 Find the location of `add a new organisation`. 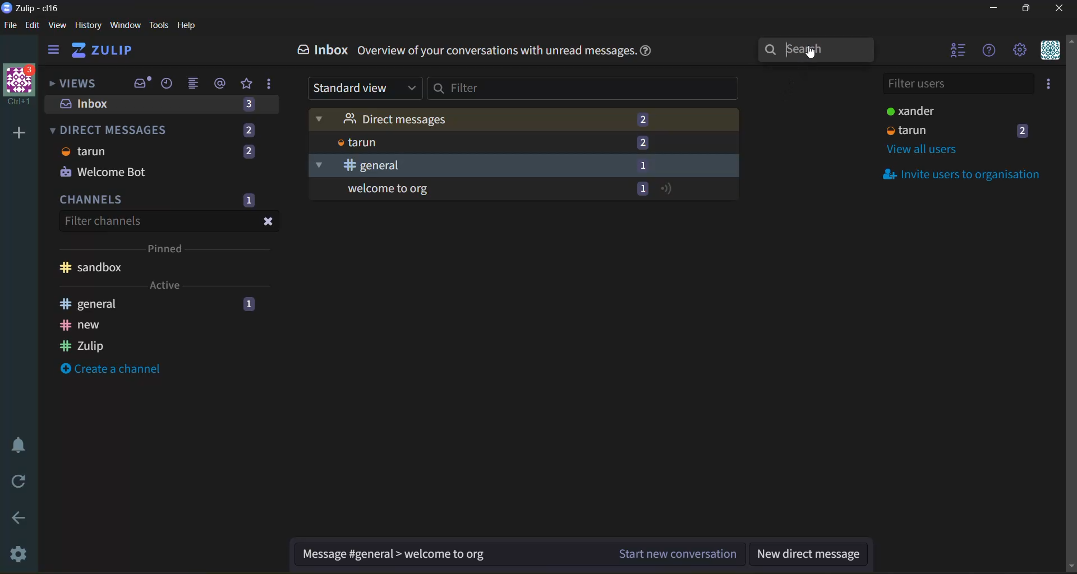

add a new organisation is located at coordinates (20, 132).